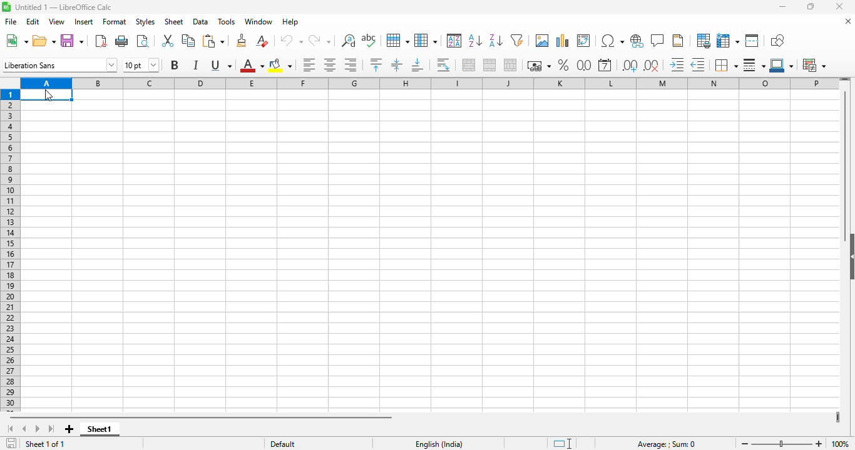 The width and height of the screenshot is (855, 450). I want to click on format as number, so click(584, 64).